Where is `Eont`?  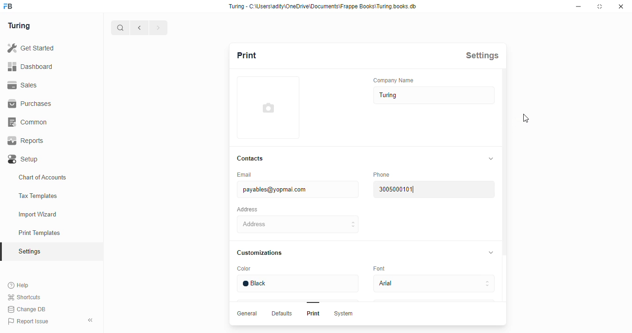 Eont is located at coordinates (380, 267).